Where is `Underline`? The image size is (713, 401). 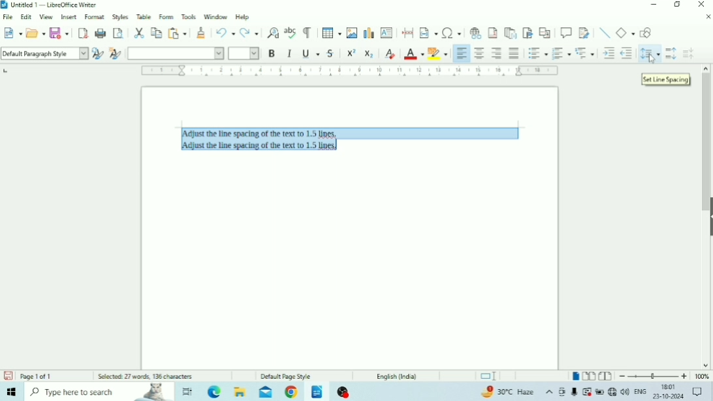 Underline is located at coordinates (310, 53).